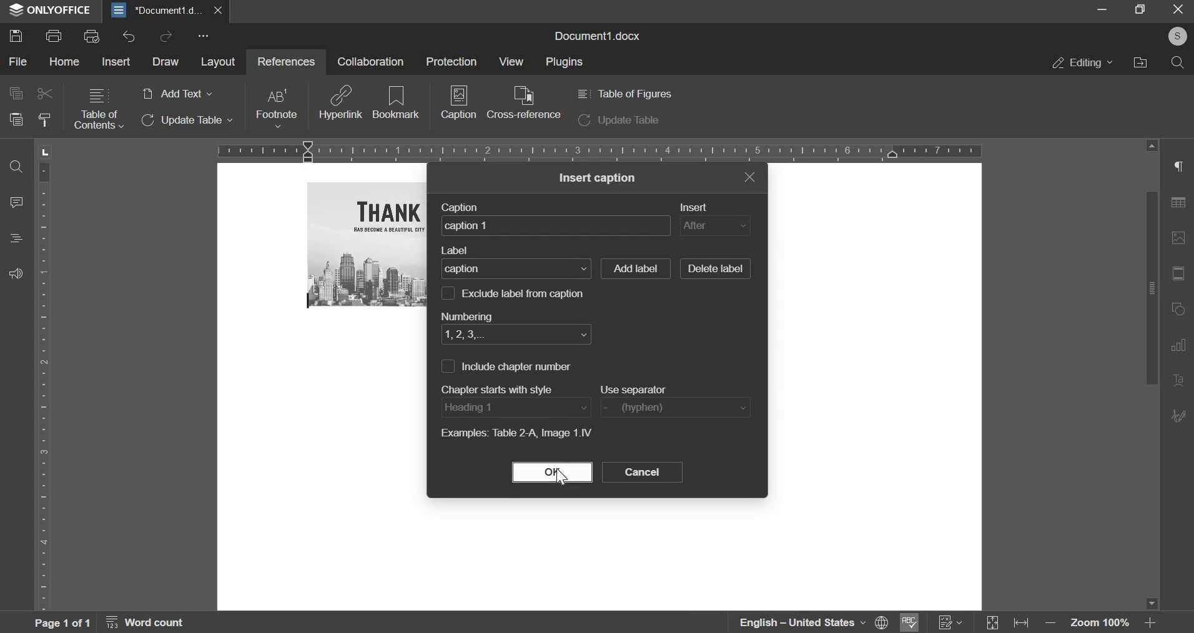  What do you see at coordinates (678, 408) in the screenshot?
I see `use separator` at bounding box center [678, 408].